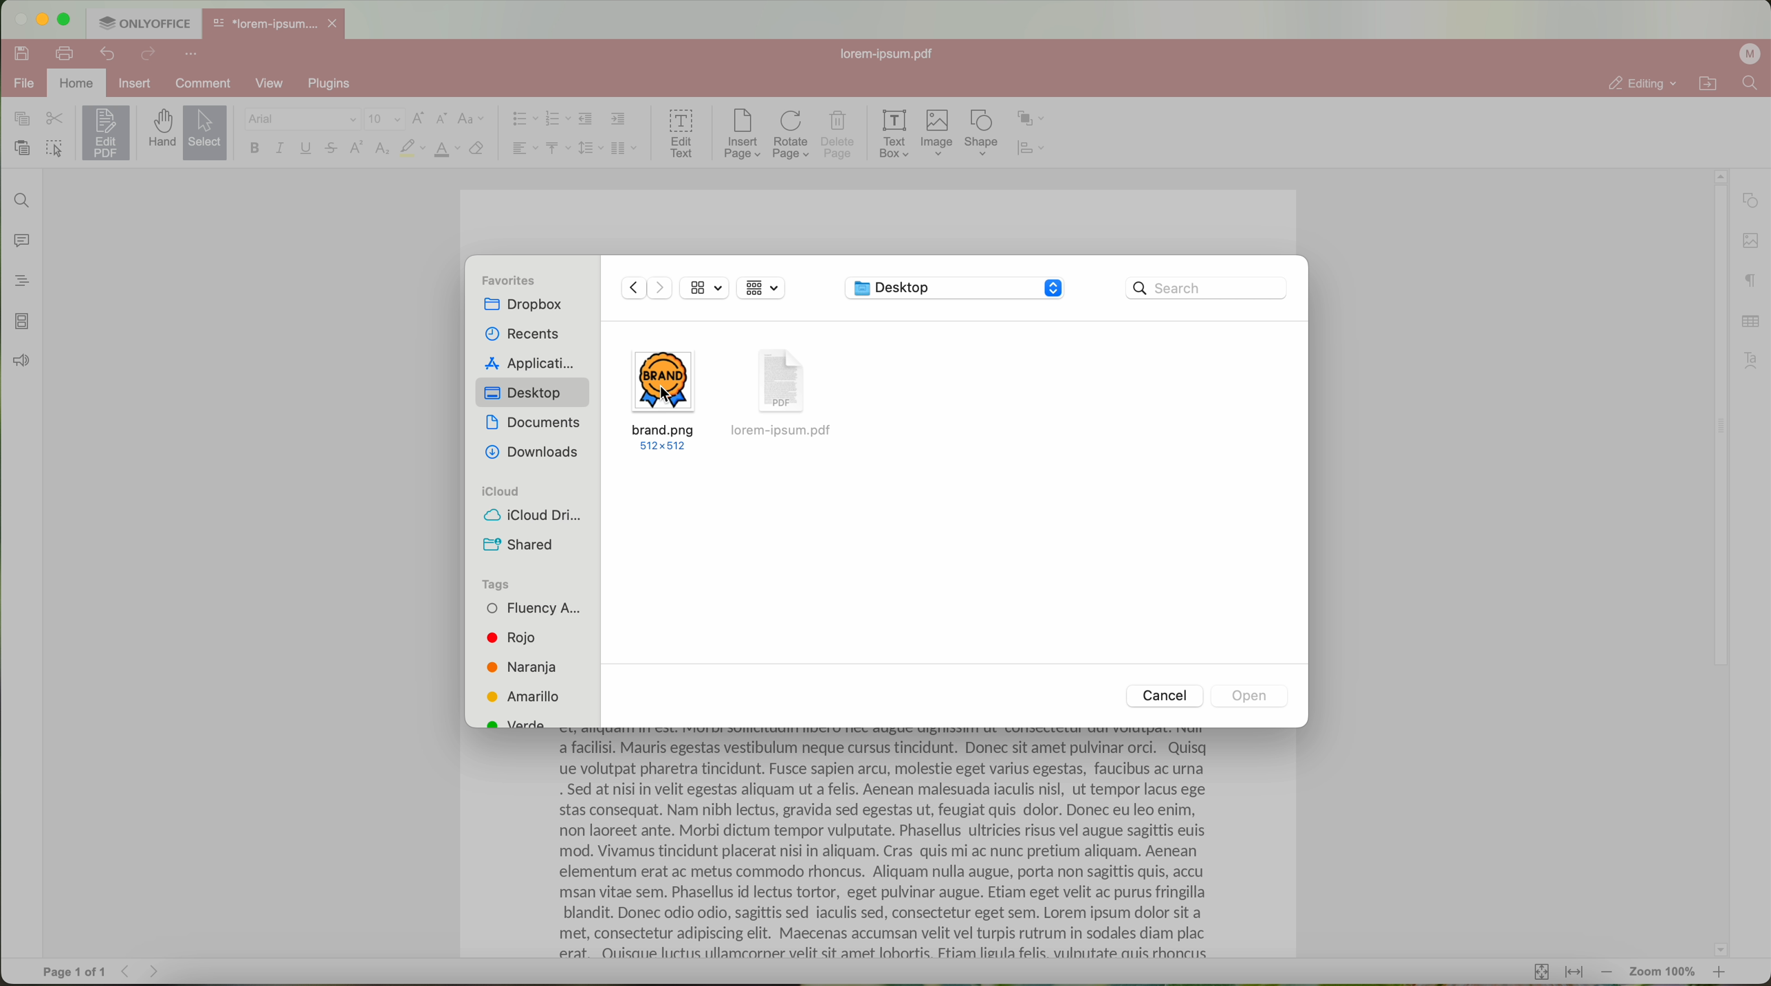 Image resolution: width=1771 pixels, height=986 pixels. I want to click on horizontal align, so click(523, 148).